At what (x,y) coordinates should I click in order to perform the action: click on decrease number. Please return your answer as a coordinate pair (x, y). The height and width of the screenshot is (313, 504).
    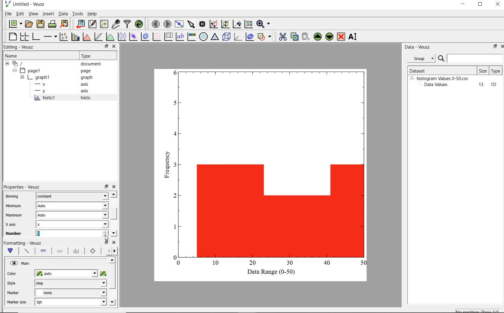
    Looking at the image, I should click on (106, 236).